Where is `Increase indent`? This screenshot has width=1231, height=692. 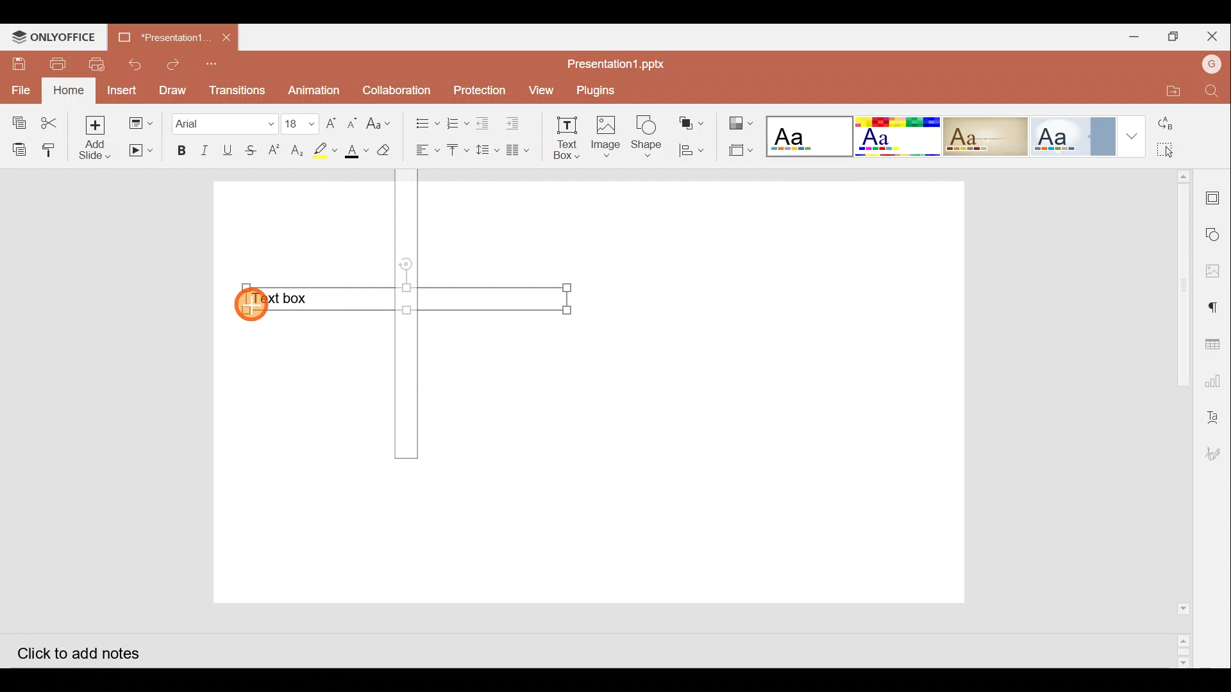
Increase indent is located at coordinates (515, 121).